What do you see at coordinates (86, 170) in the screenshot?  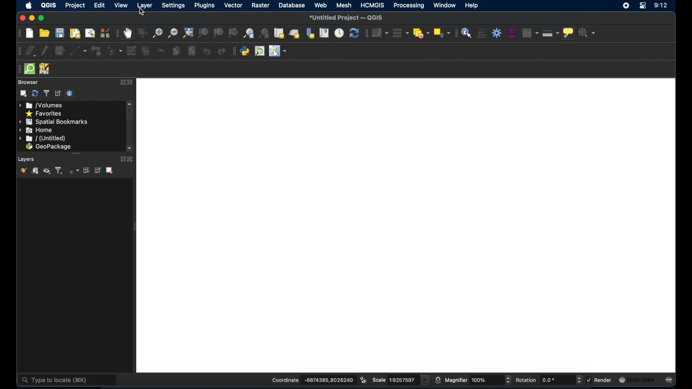 I see `expand all` at bounding box center [86, 170].